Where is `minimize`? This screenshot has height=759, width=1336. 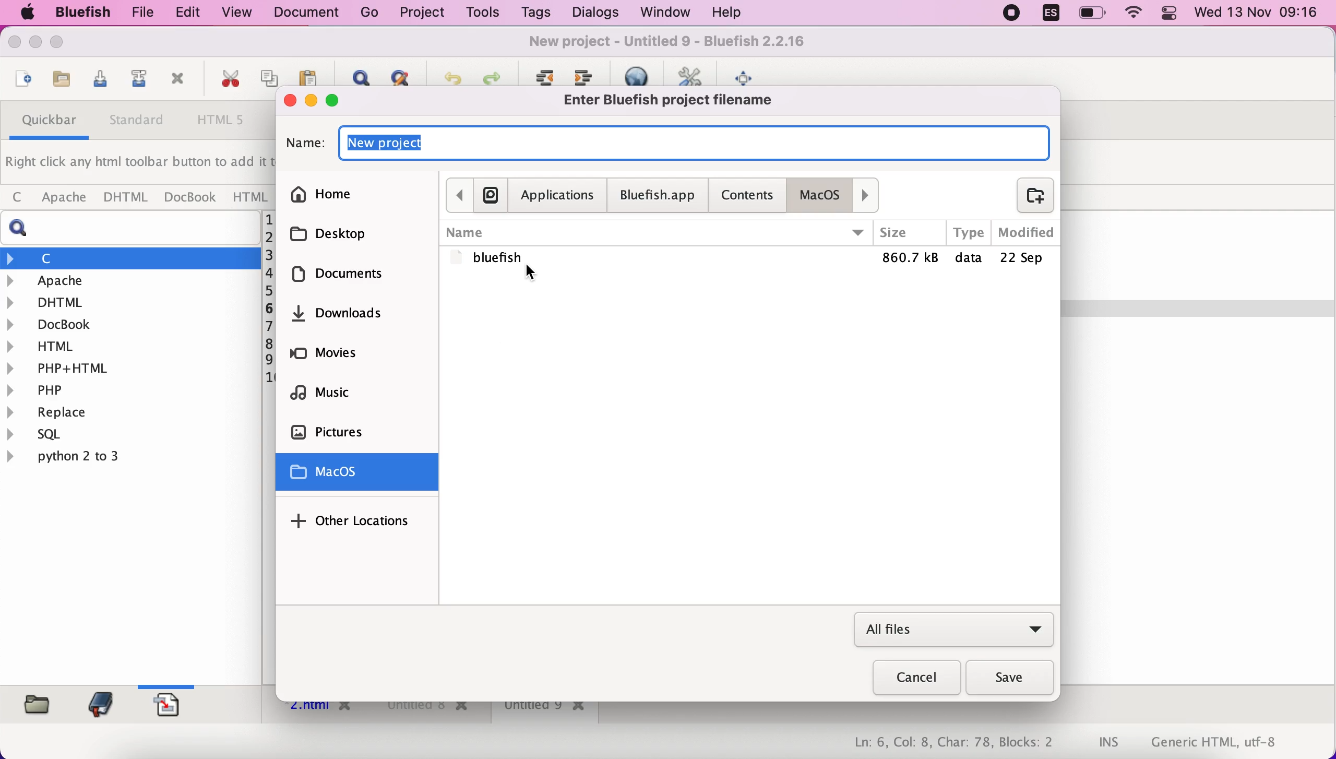 minimize is located at coordinates (312, 101).